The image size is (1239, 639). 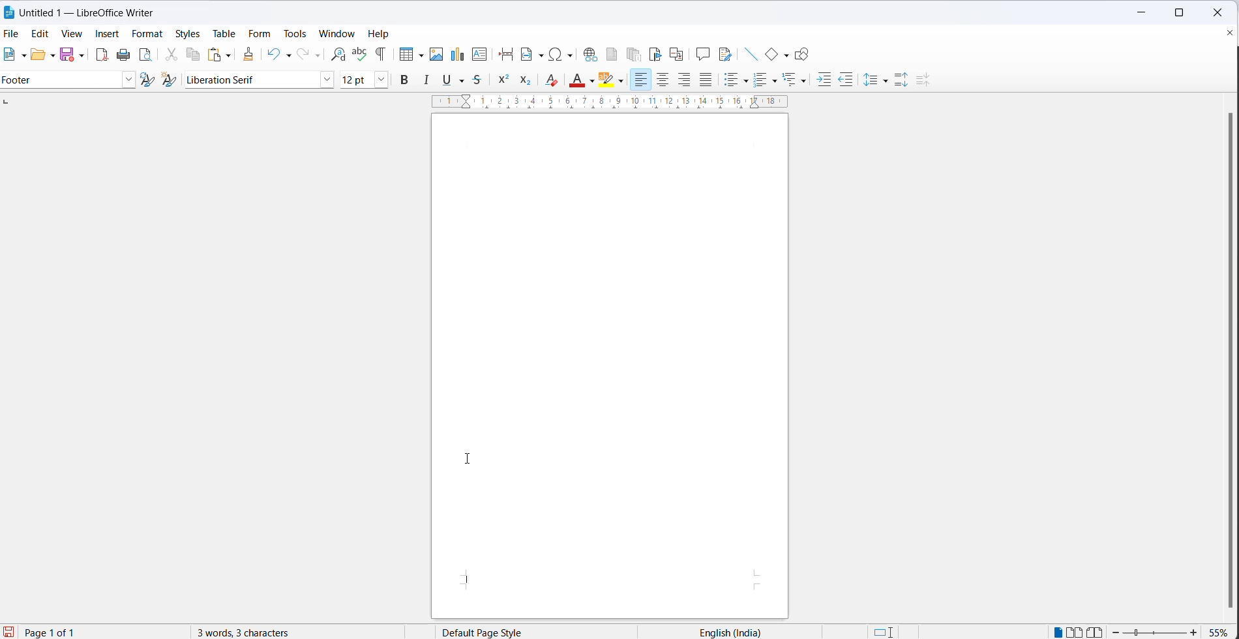 What do you see at coordinates (1221, 631) in the screenshot?
I see `zoom percentage` at bounding box center [1221, 631].